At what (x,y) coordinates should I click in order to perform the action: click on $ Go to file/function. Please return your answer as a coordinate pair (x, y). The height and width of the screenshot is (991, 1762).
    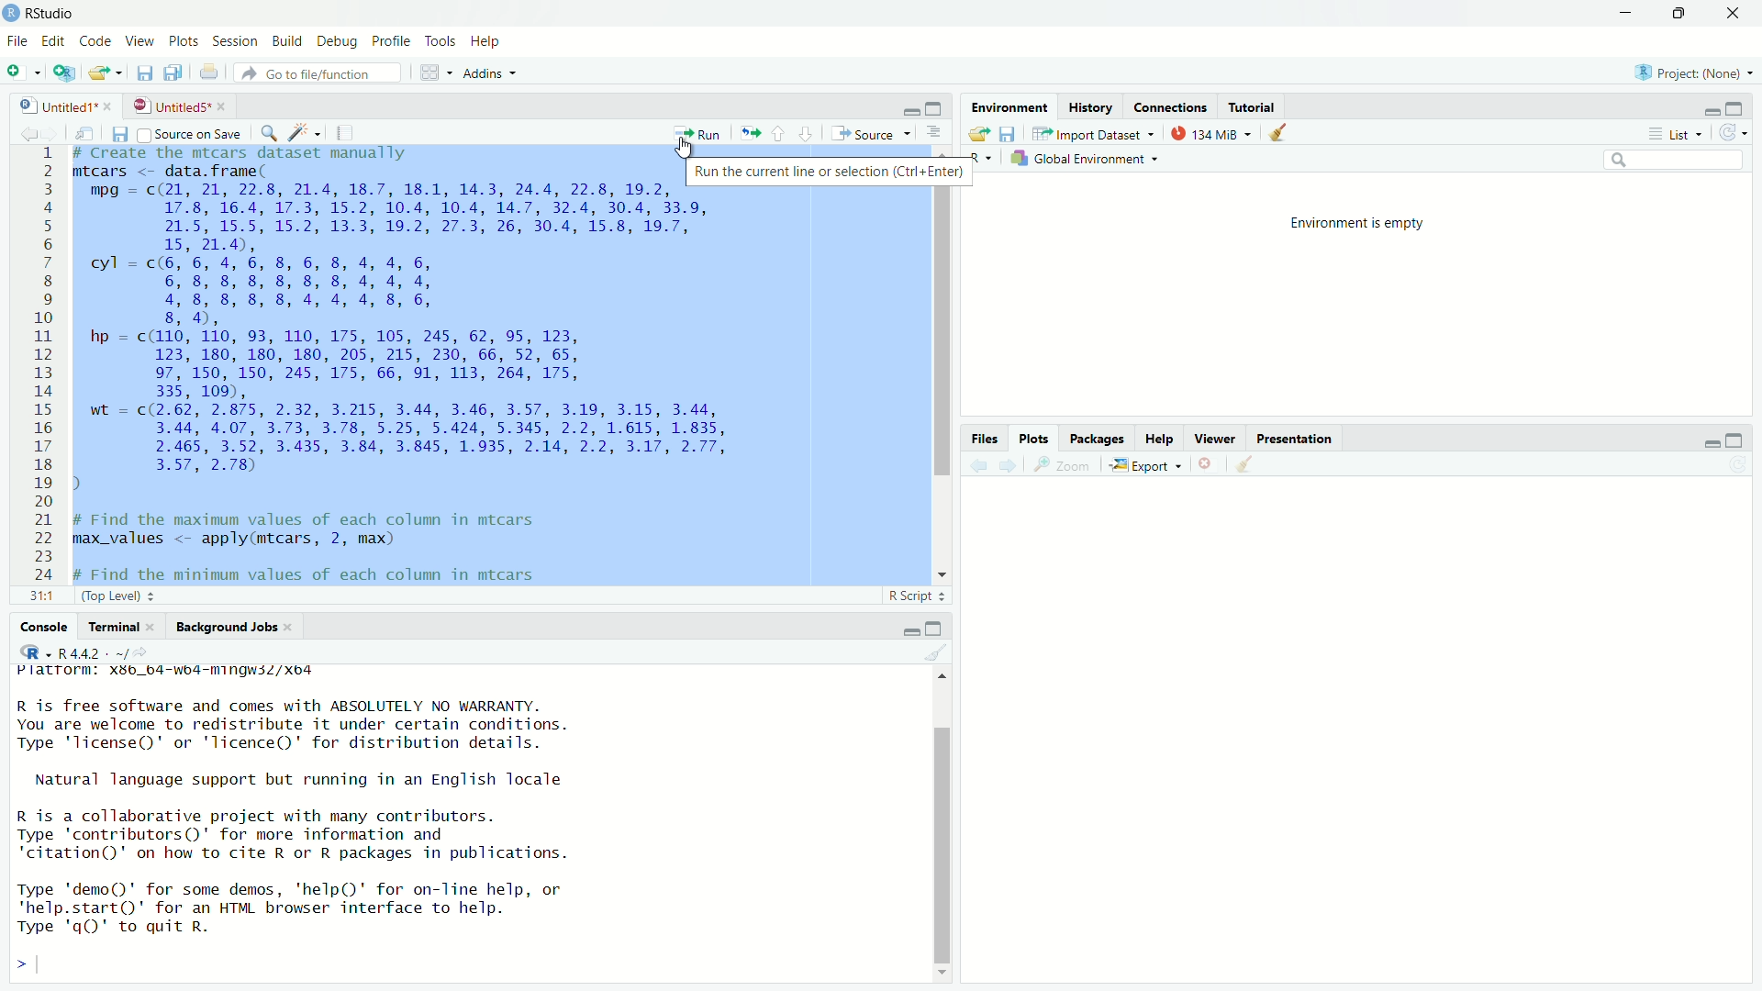
    Looking at the image, I should click on (311, 73).